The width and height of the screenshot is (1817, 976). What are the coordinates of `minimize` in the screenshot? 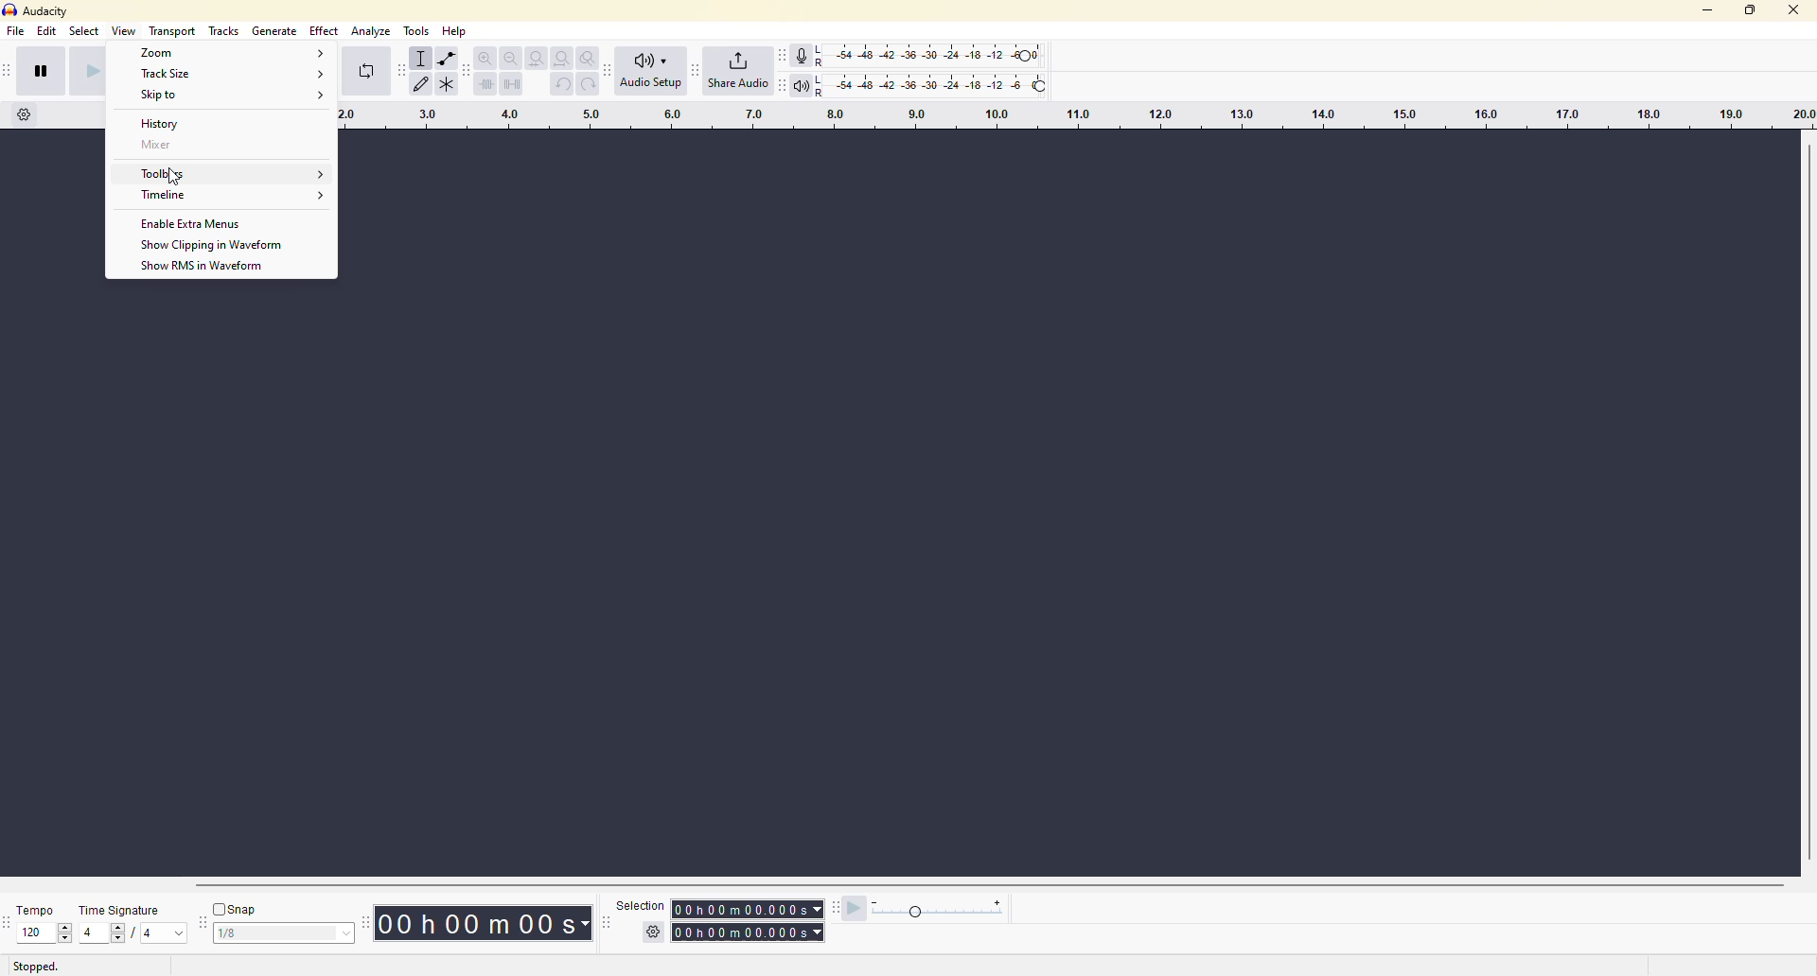 It's located at (1706, 11).